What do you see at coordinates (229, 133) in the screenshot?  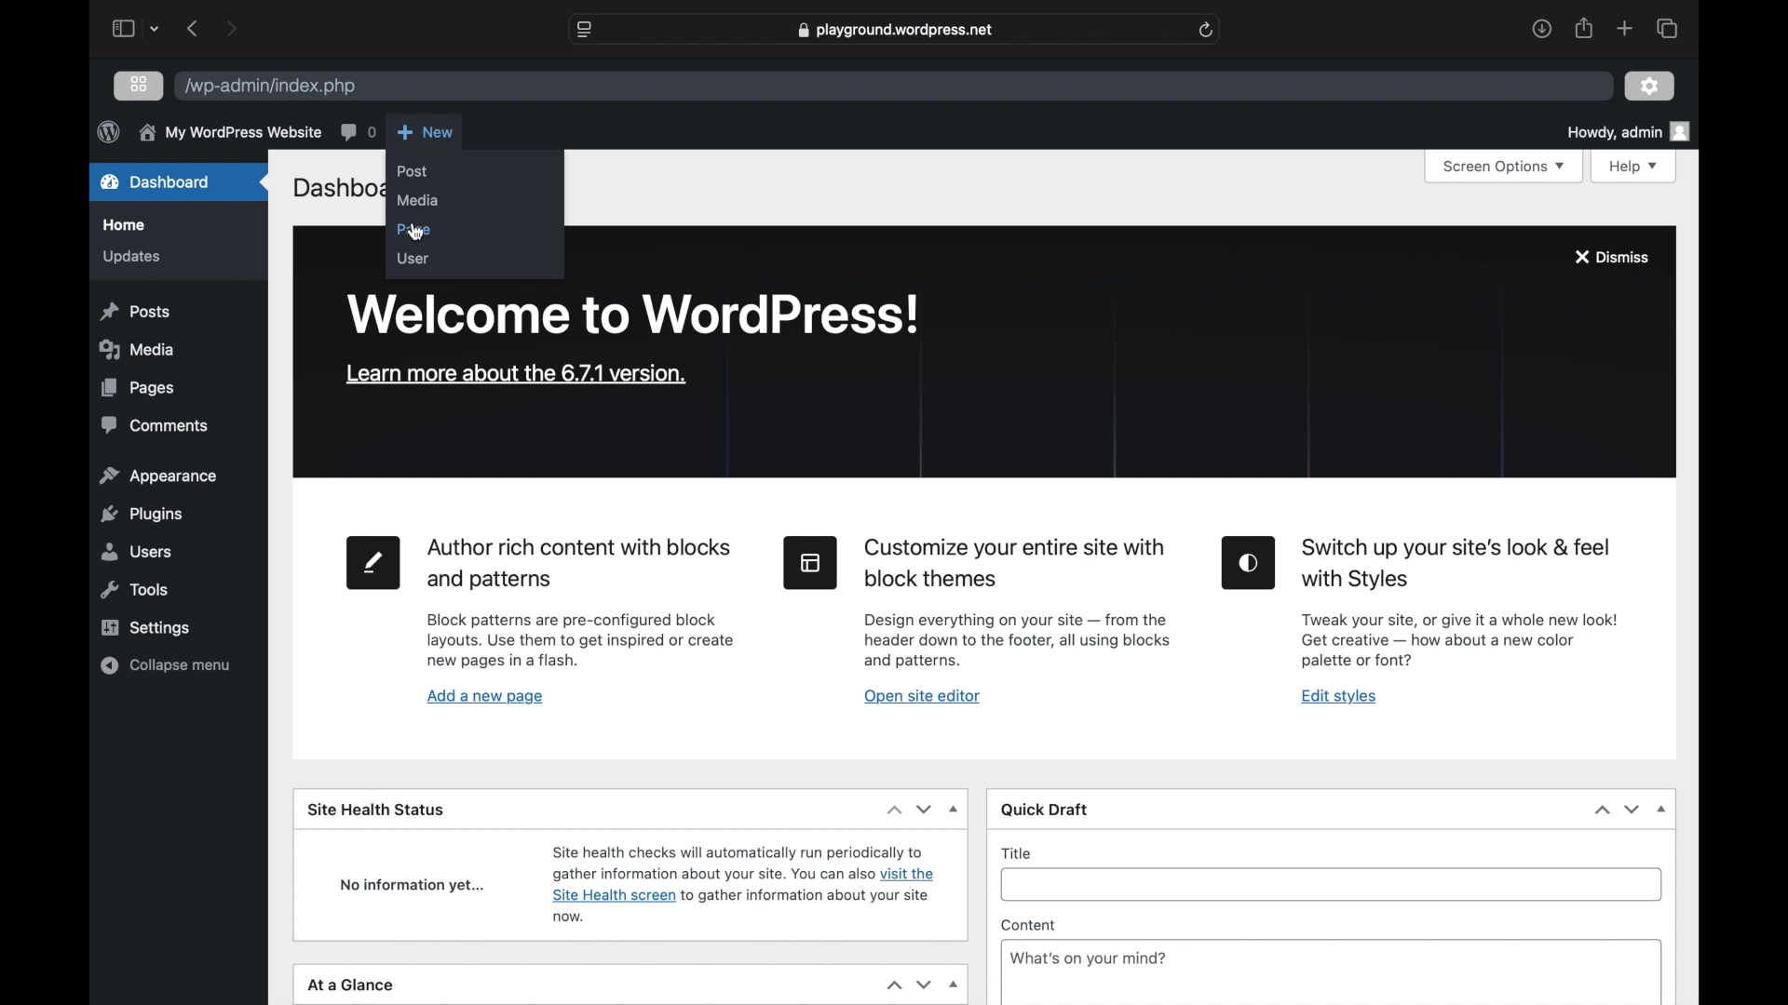 I see `my wordpress website` at bounding box center [229, 133].